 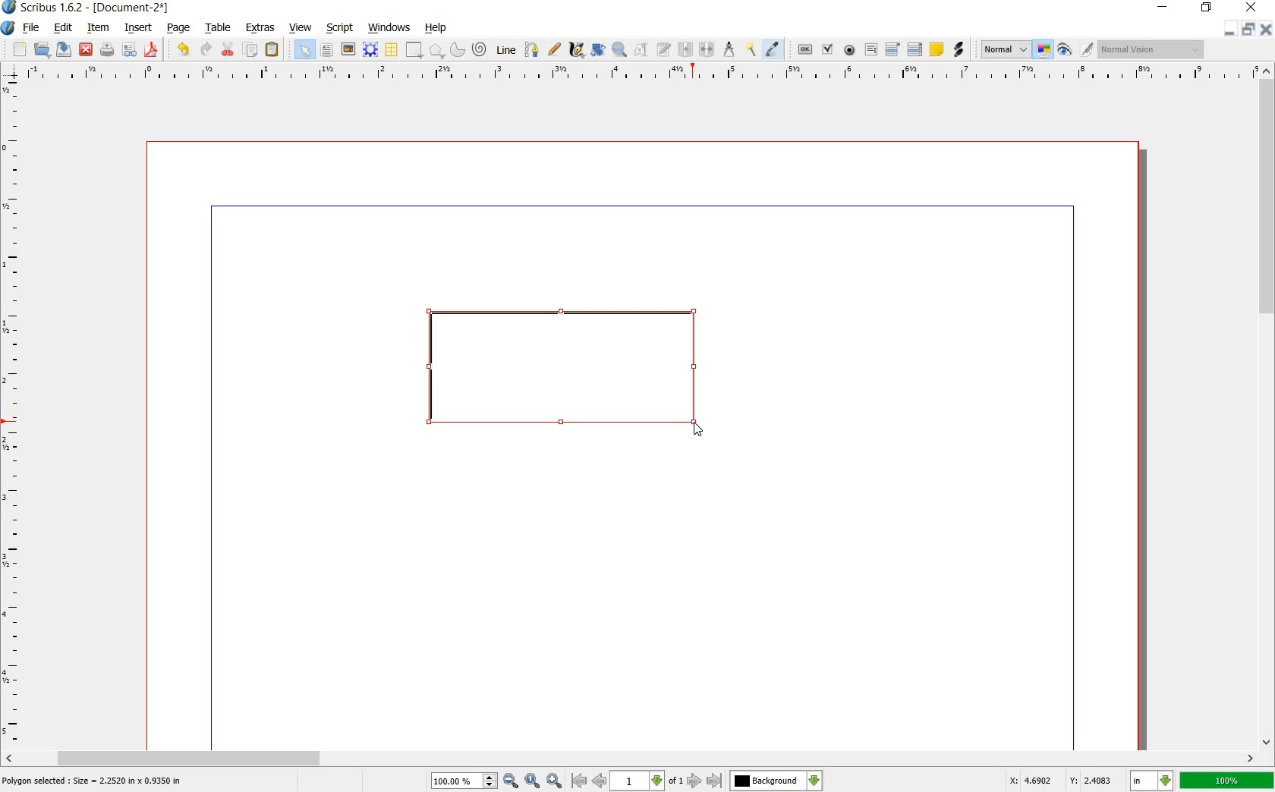 I want to click on VIEW, so click(x=299, y=29).